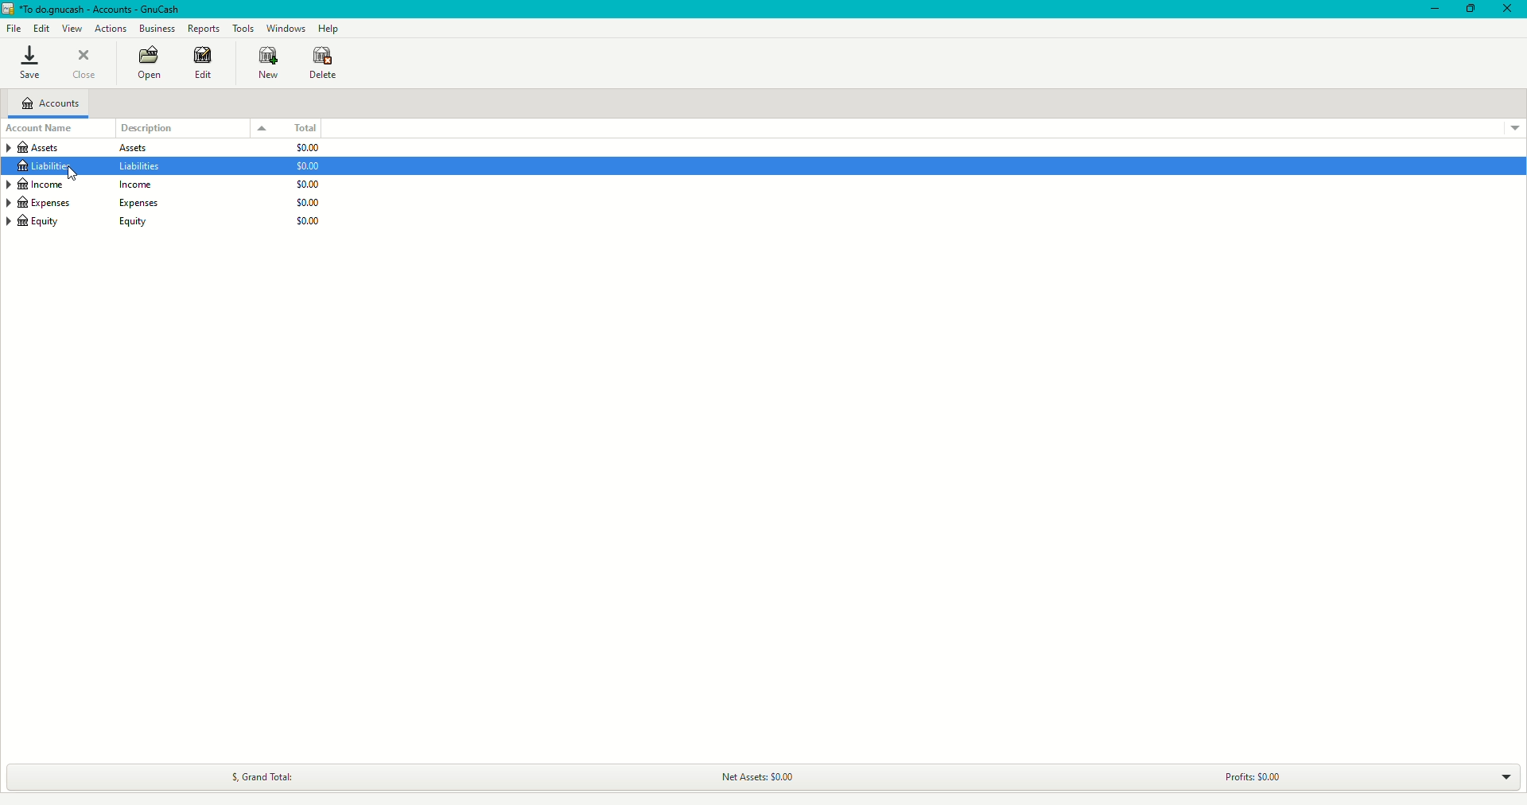  What do you see at coordinates (1430, 10) in the screenshot?
I see `Minimize` at bounding box center [1430, 10].